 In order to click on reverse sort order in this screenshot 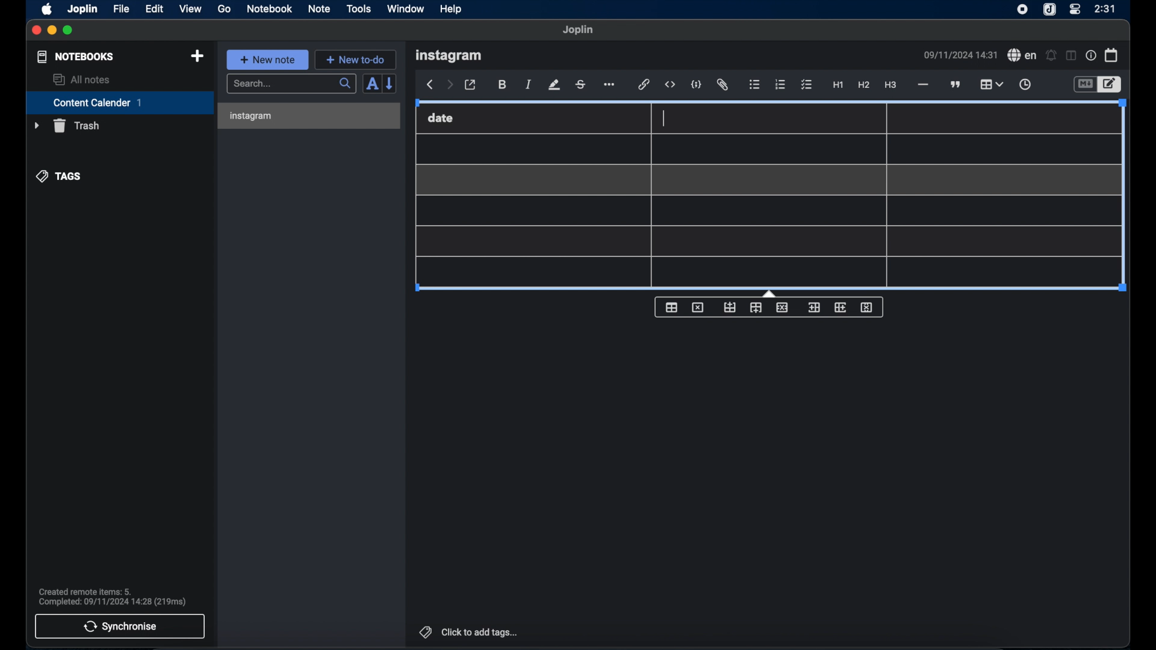, I will do `click(390, 84)`.